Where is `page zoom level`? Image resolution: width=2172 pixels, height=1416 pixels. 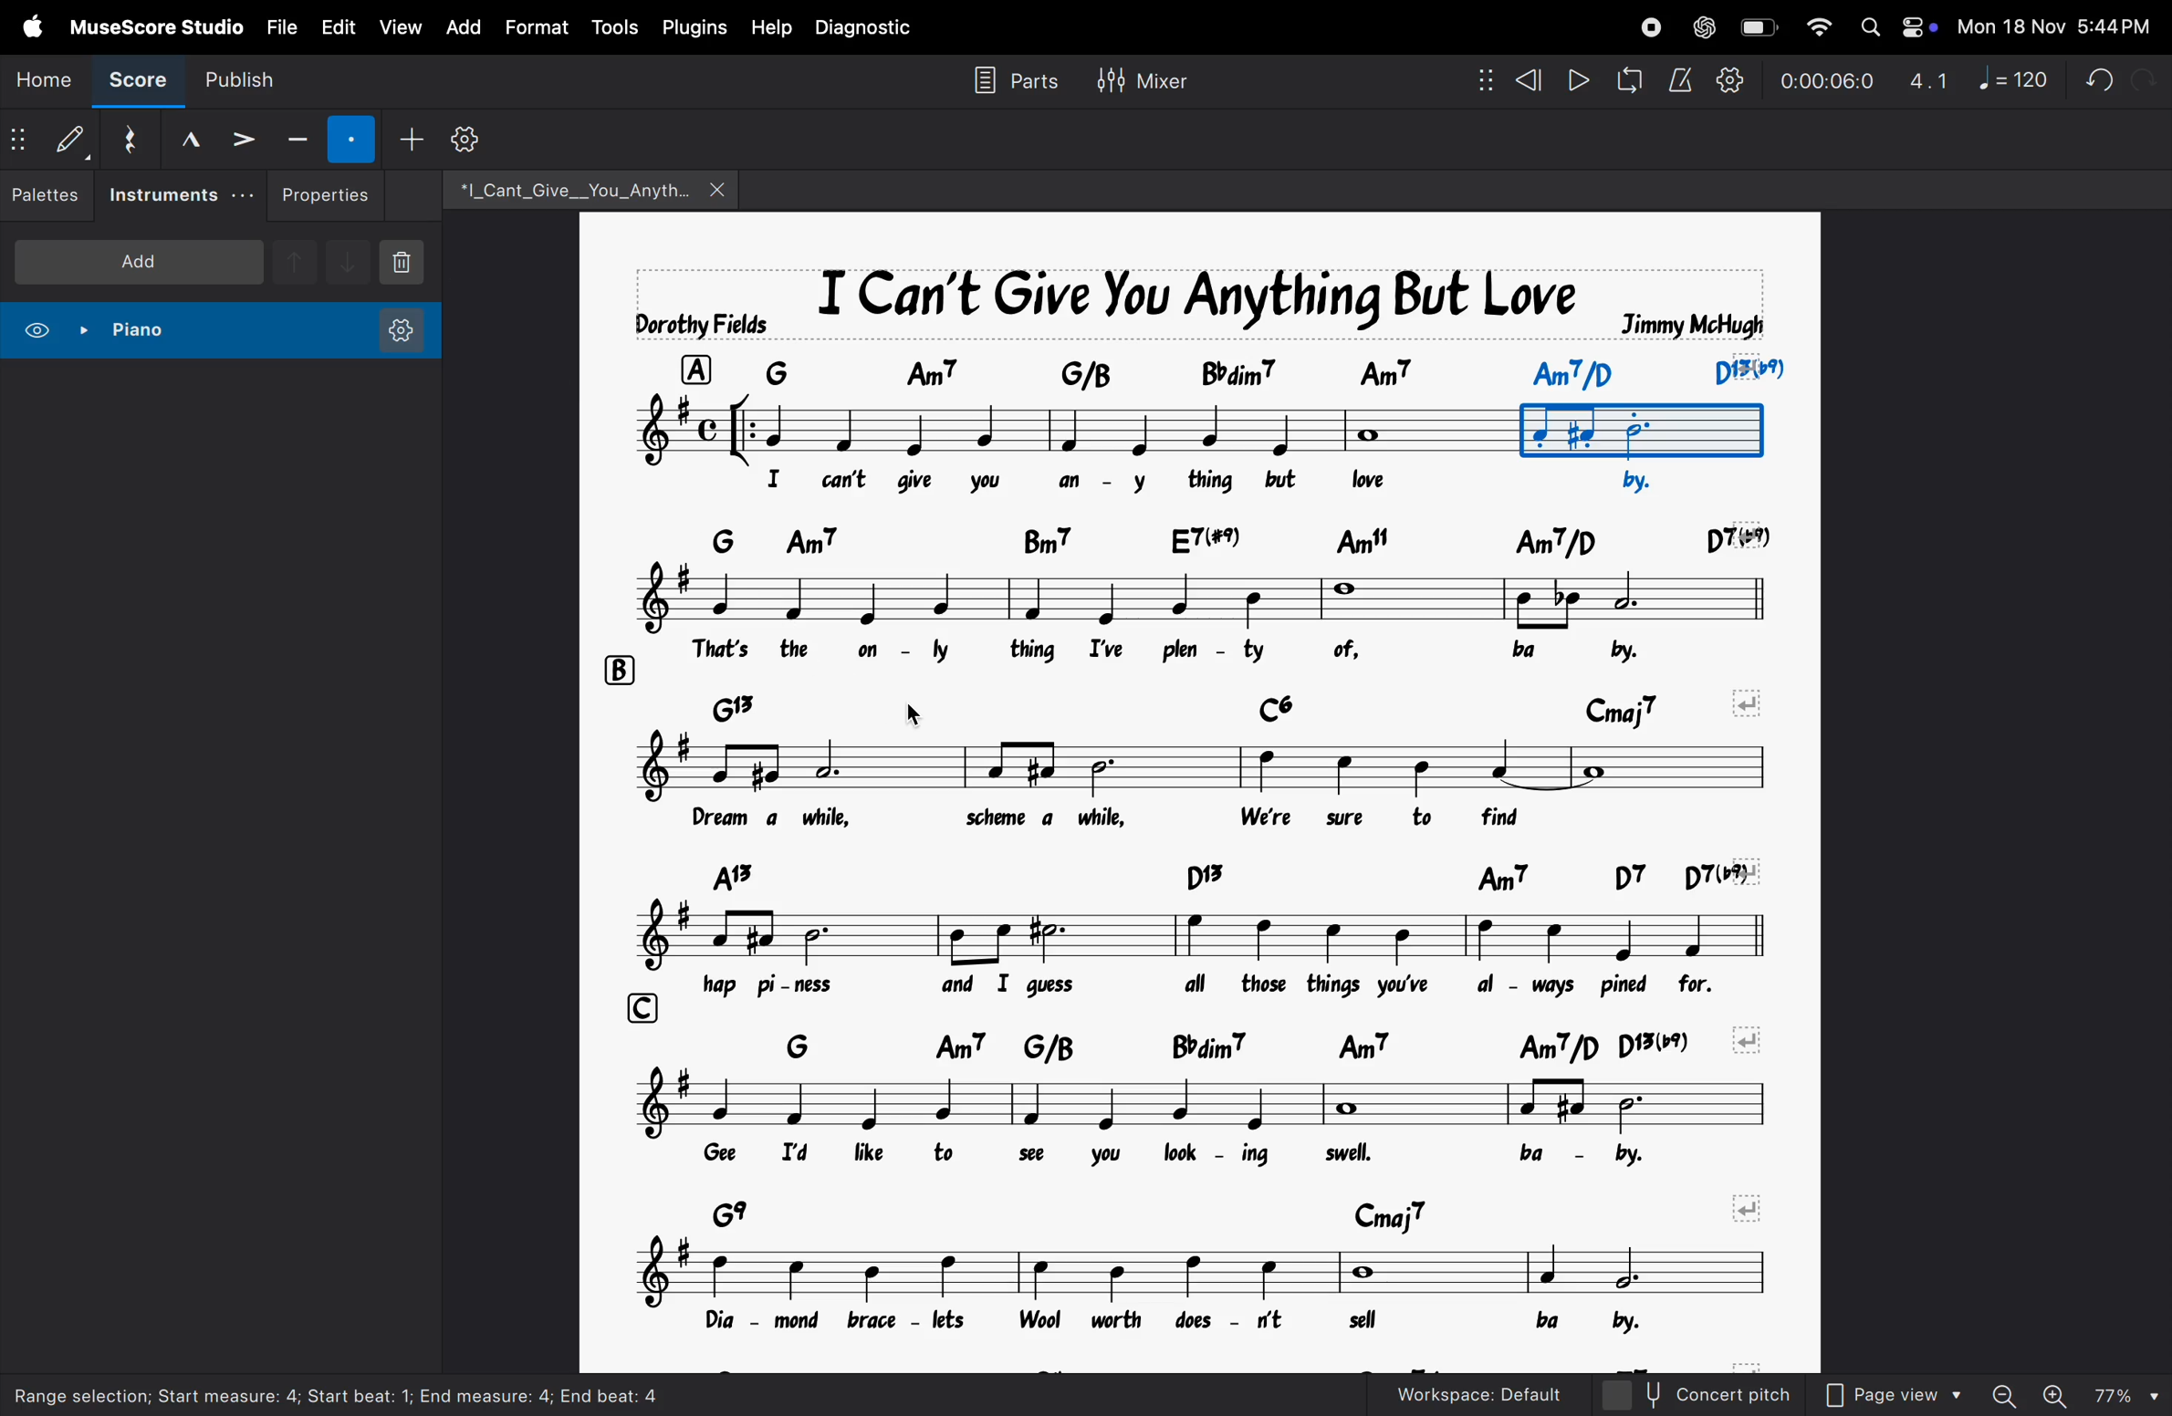 page zoom level is located at coordinates (2125, 1393).